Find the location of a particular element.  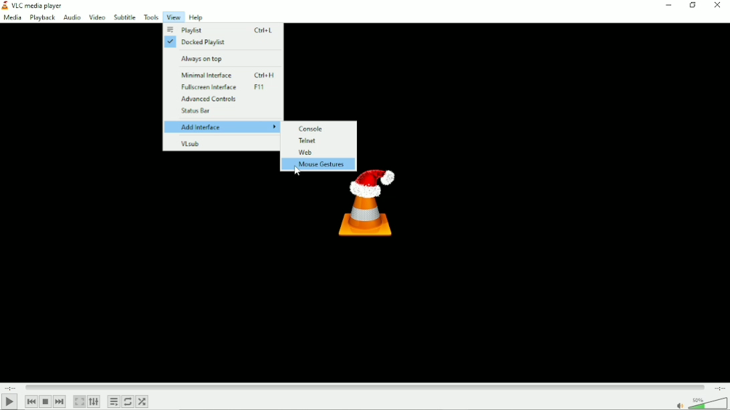

Elapsed time is located at coordinates (11, 387).